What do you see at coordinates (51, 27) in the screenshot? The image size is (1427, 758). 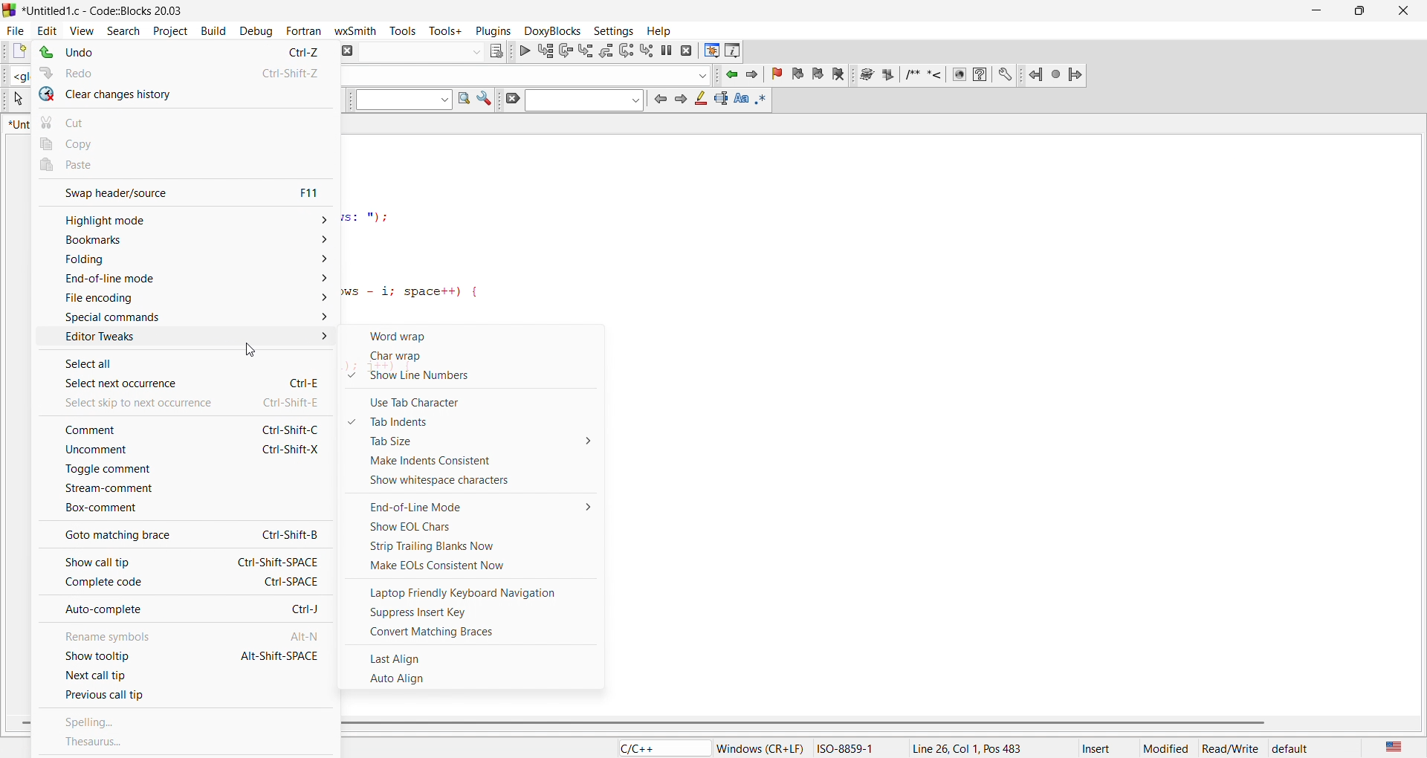 I see `edit ` at bounding box center [51, 27].